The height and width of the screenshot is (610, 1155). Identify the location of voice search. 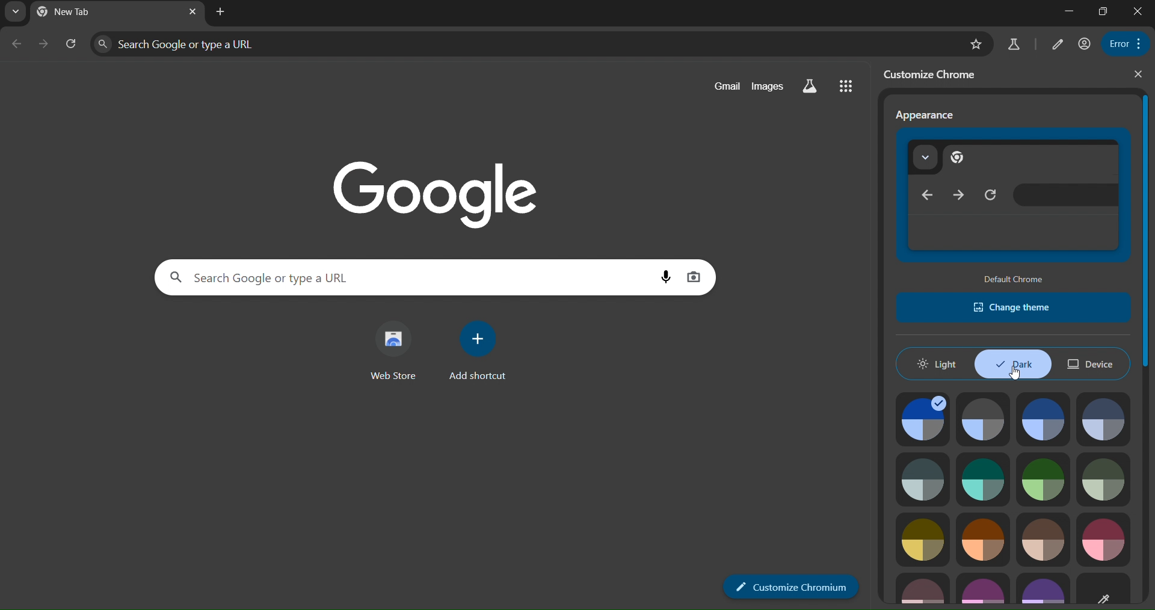
(665, 276).